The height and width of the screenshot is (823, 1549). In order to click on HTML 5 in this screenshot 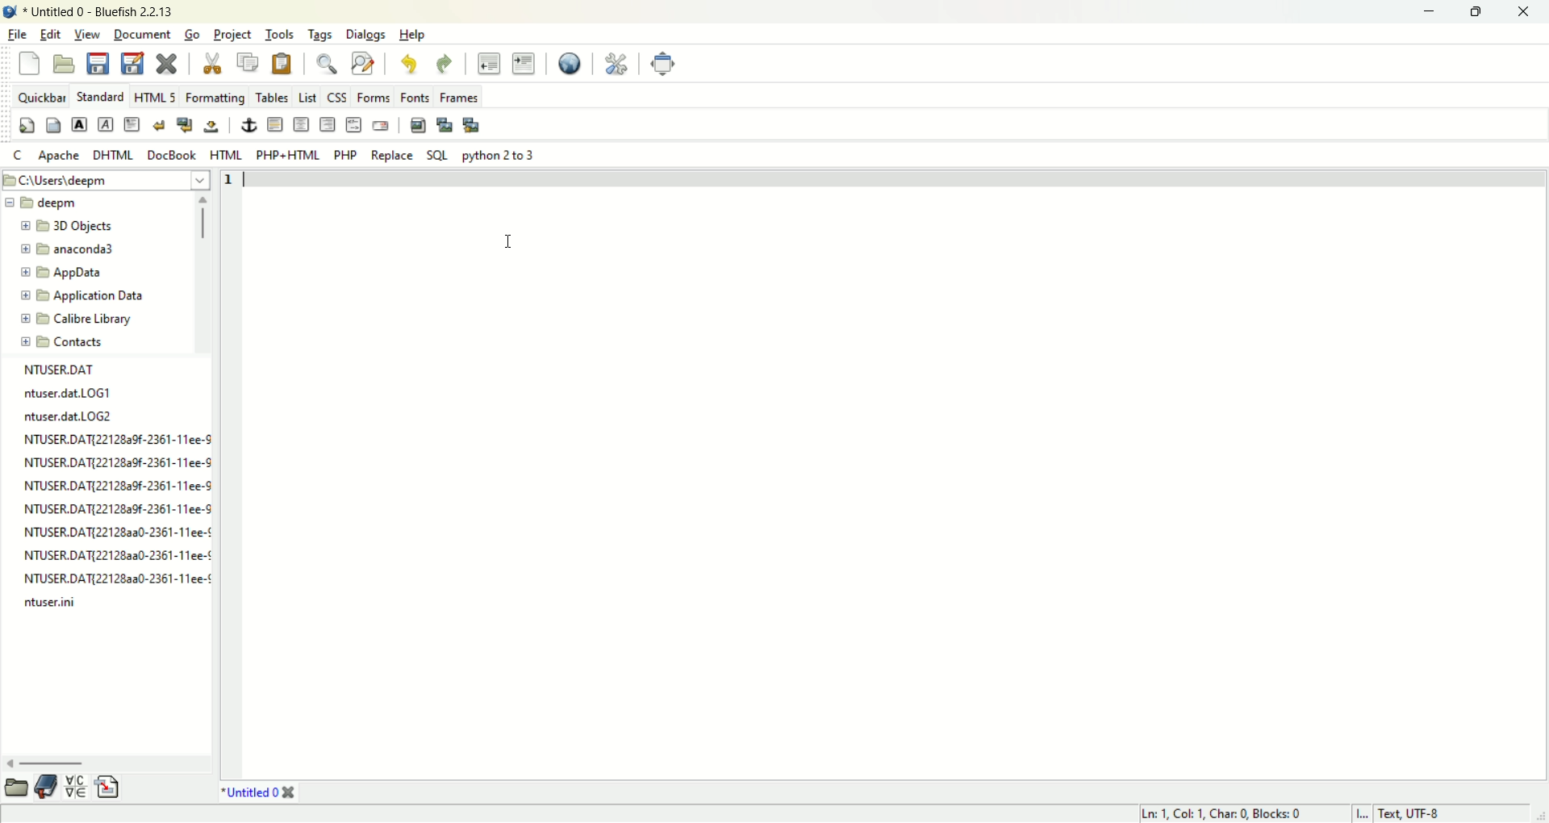, I will do `click(157, 96)`.